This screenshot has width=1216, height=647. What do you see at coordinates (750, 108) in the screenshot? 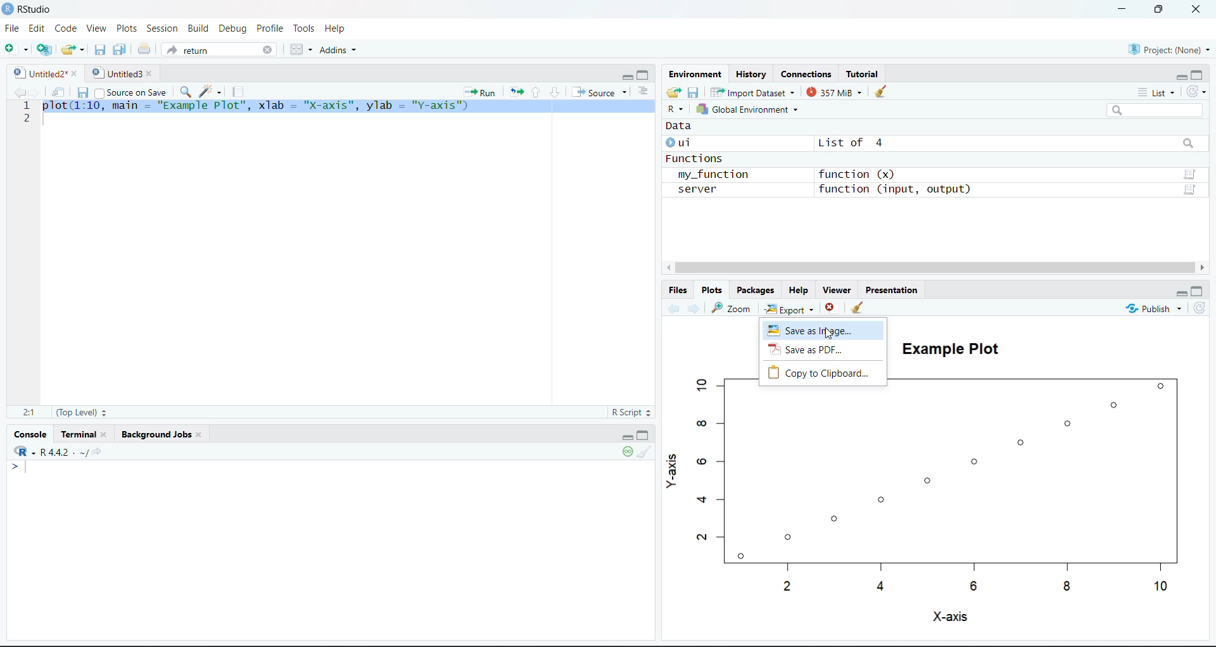
I see `Global Environment` at bounding box center [750, 108].